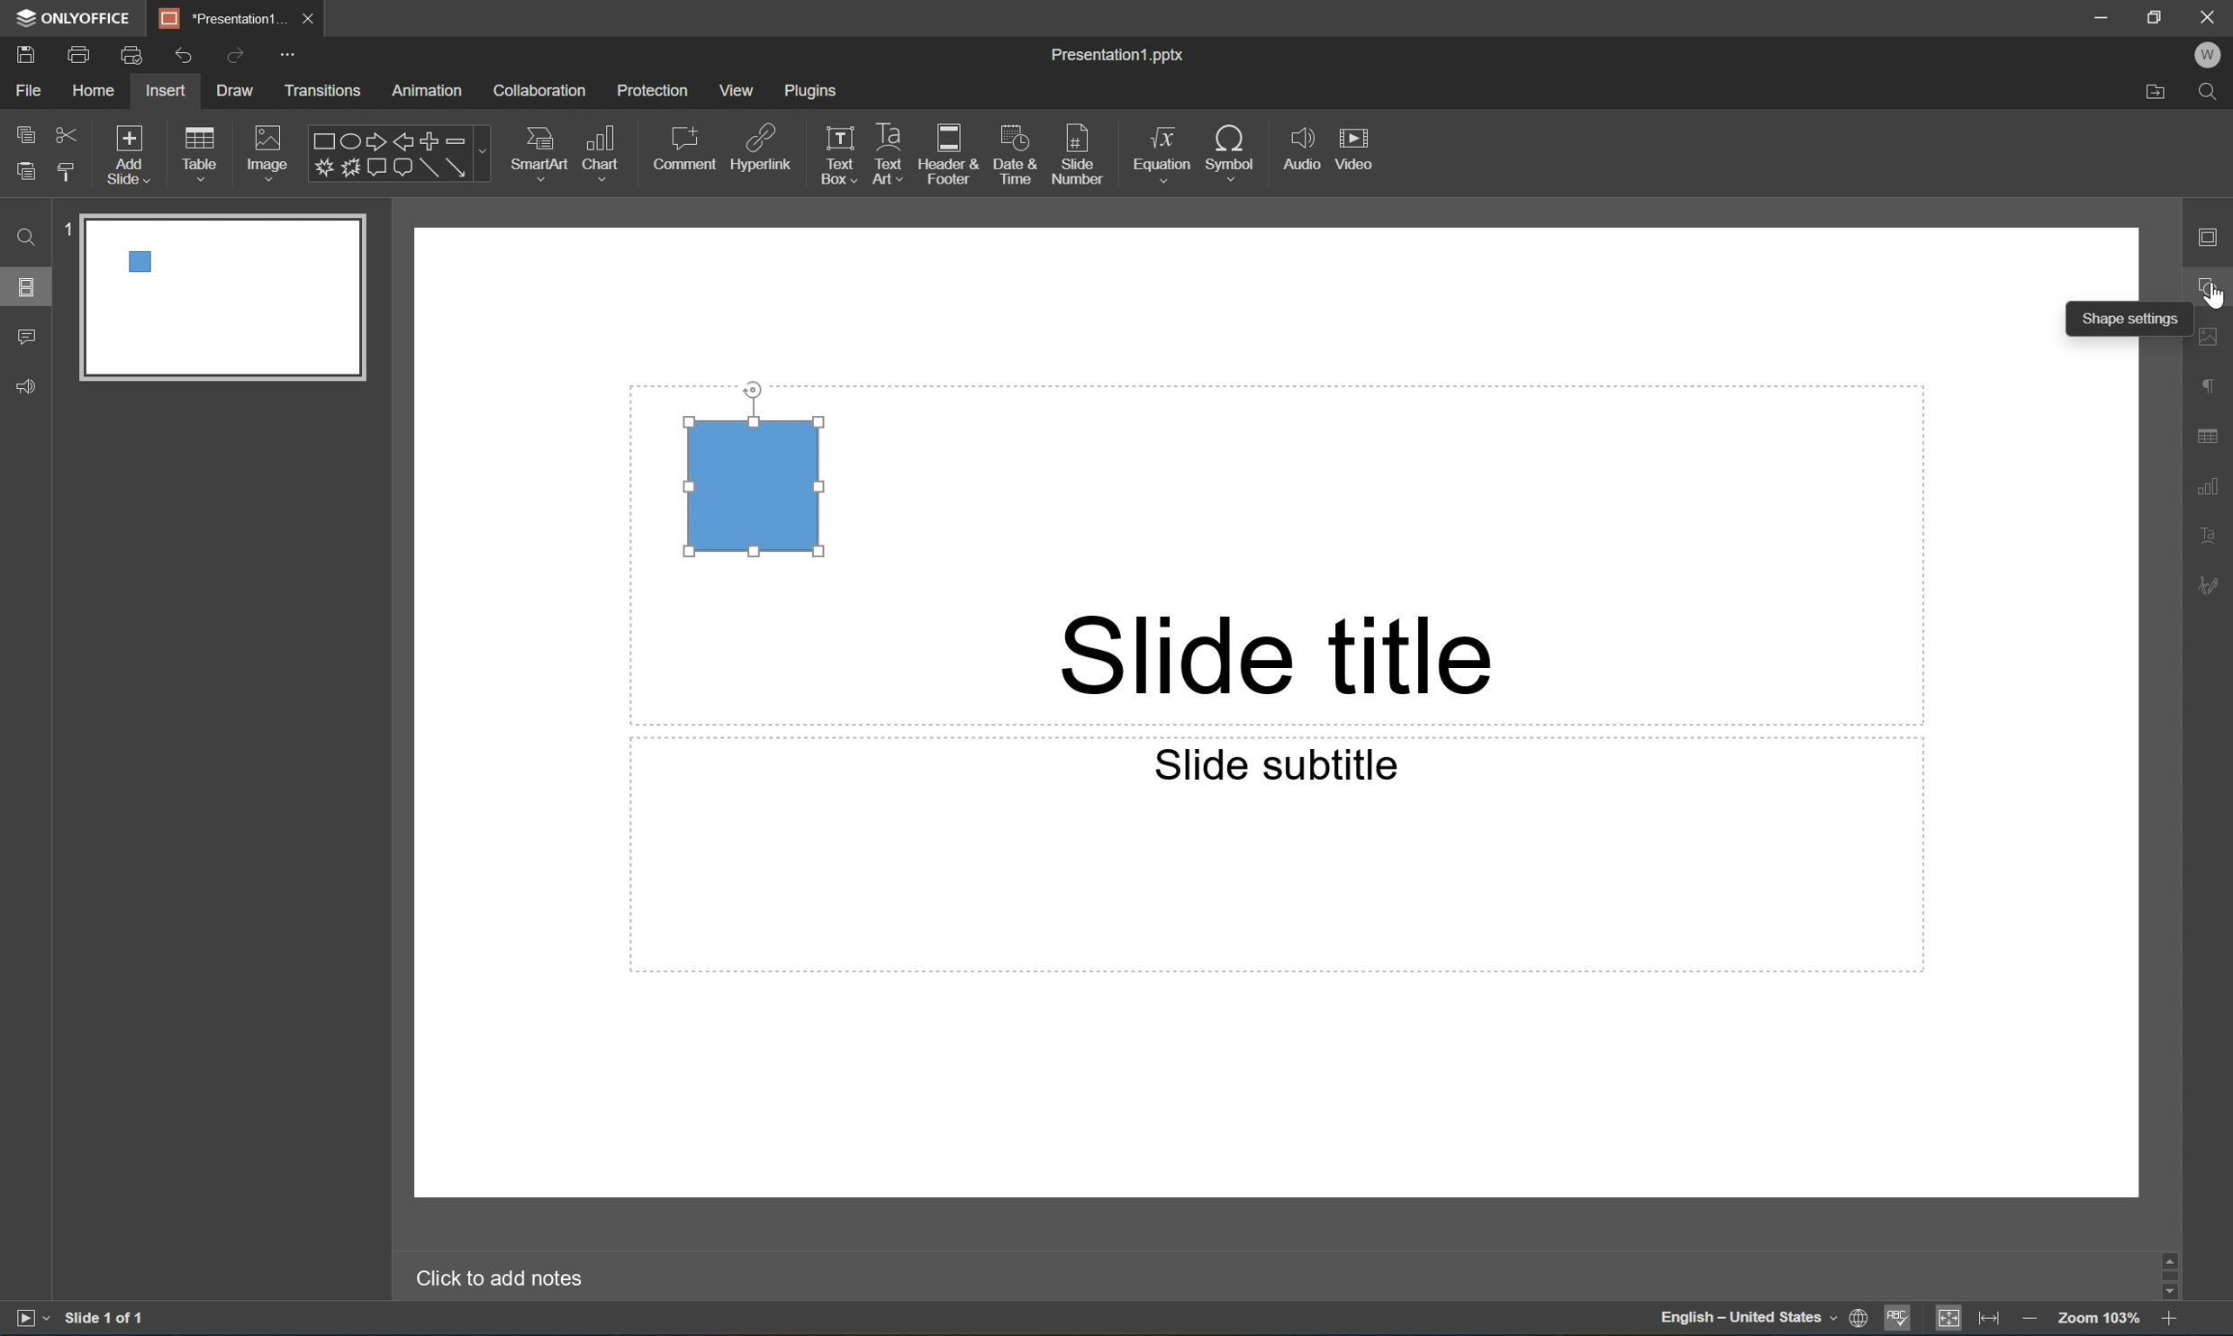  What do you see at coordinates (130, 54) in the screenshot?
I see `Quick Print` at bounding box center [130, 54].